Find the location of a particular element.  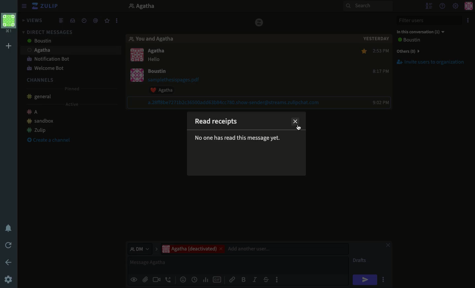

Pinned is located at coordinates (74, 89).